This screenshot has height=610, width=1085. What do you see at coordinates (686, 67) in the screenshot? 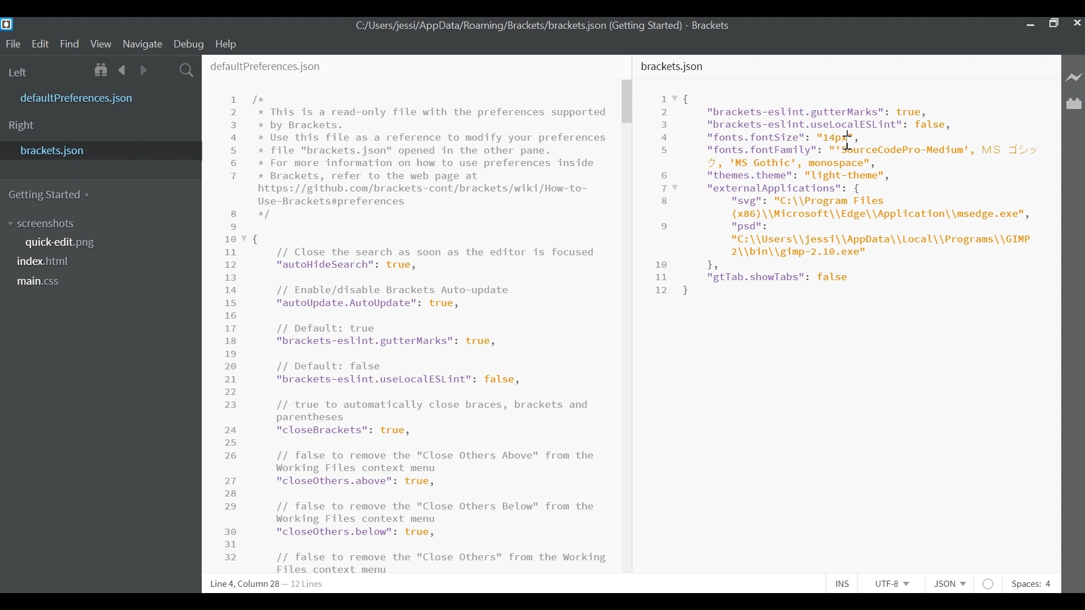
I see `brackets.json ` at bounding box center [686, 67].